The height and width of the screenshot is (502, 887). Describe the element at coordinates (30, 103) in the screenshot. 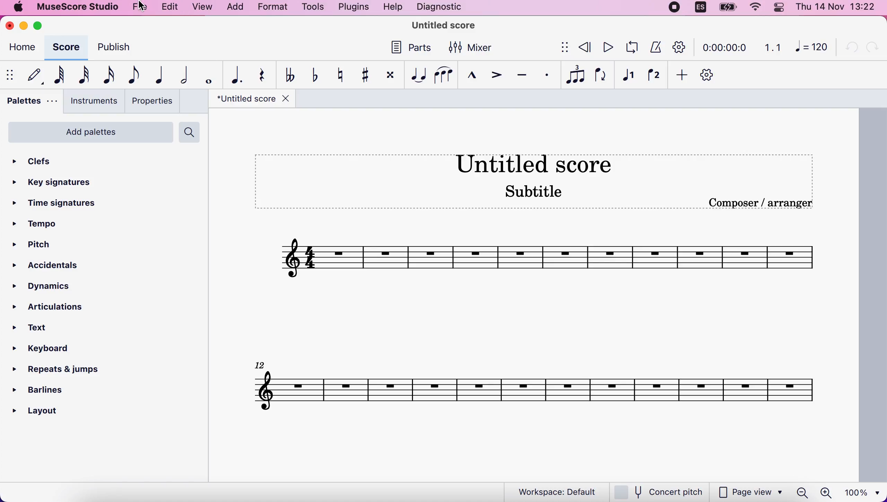

I see `palettes` at that location.